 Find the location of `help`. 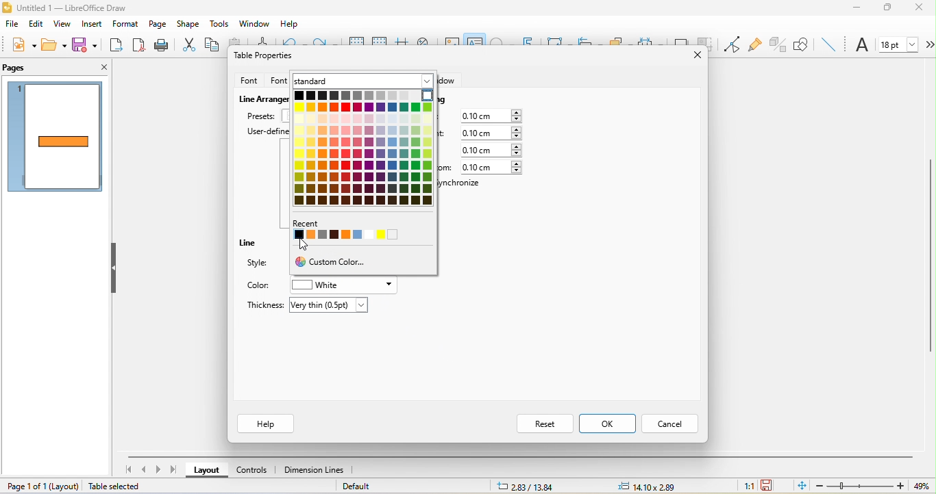

help is located at coordinates (293, 25).